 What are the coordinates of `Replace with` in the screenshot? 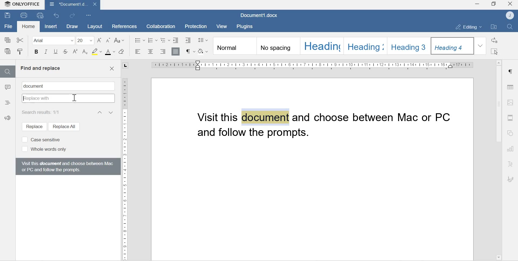 It's located at (68, 99).